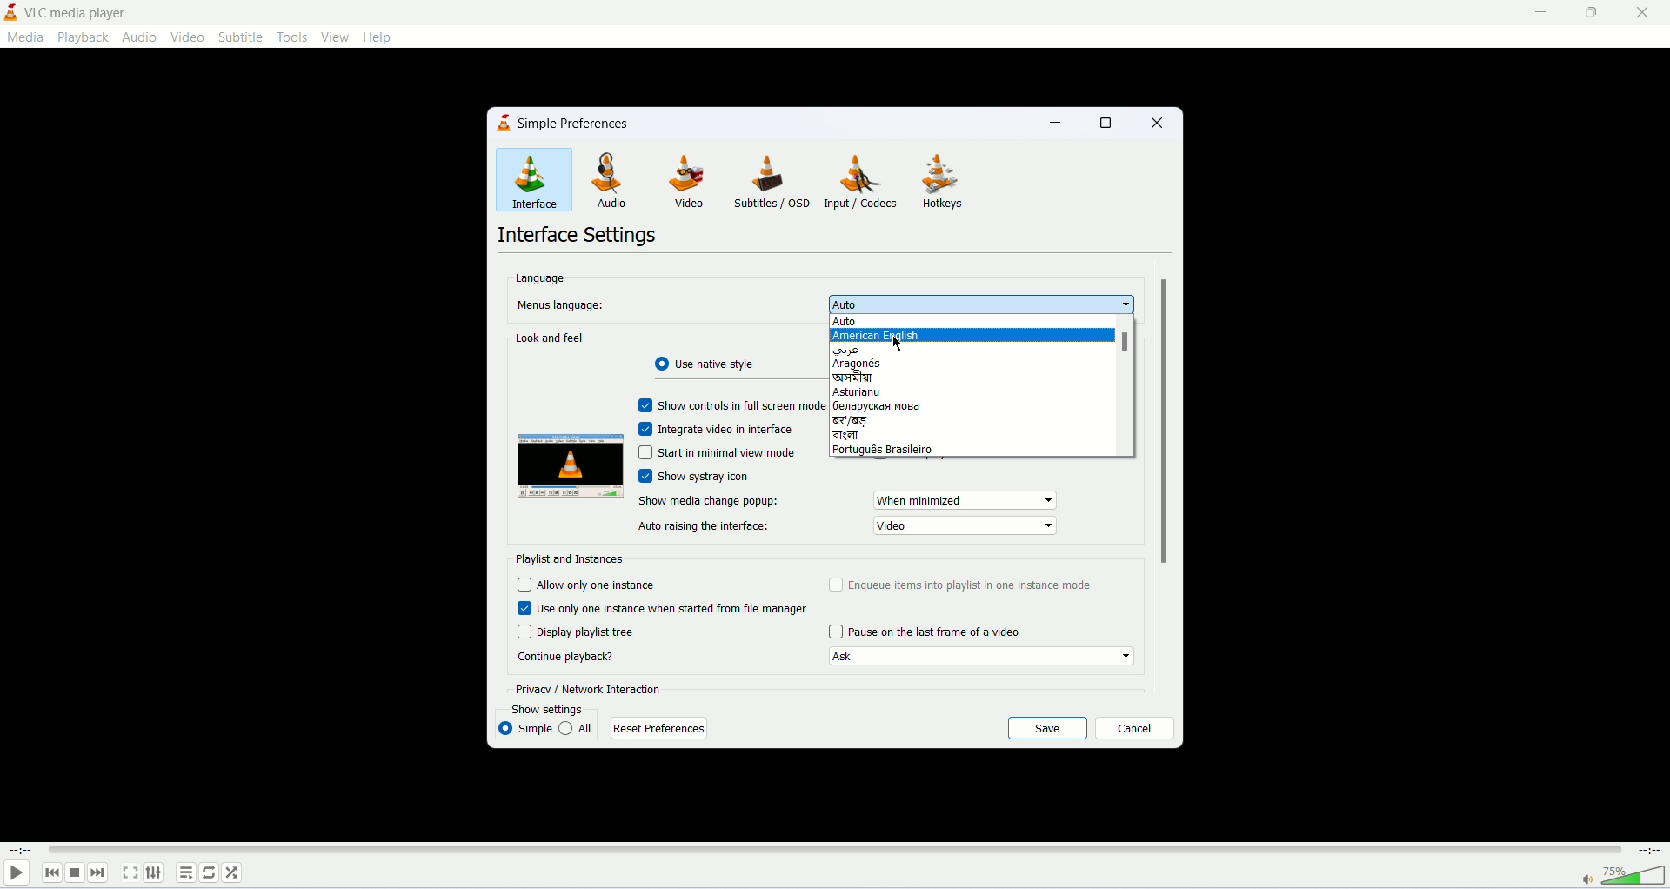  What do you see at coordinates (576, 124) in the screenshot?
I see `simple preferences` at bounding box center [576, 124].